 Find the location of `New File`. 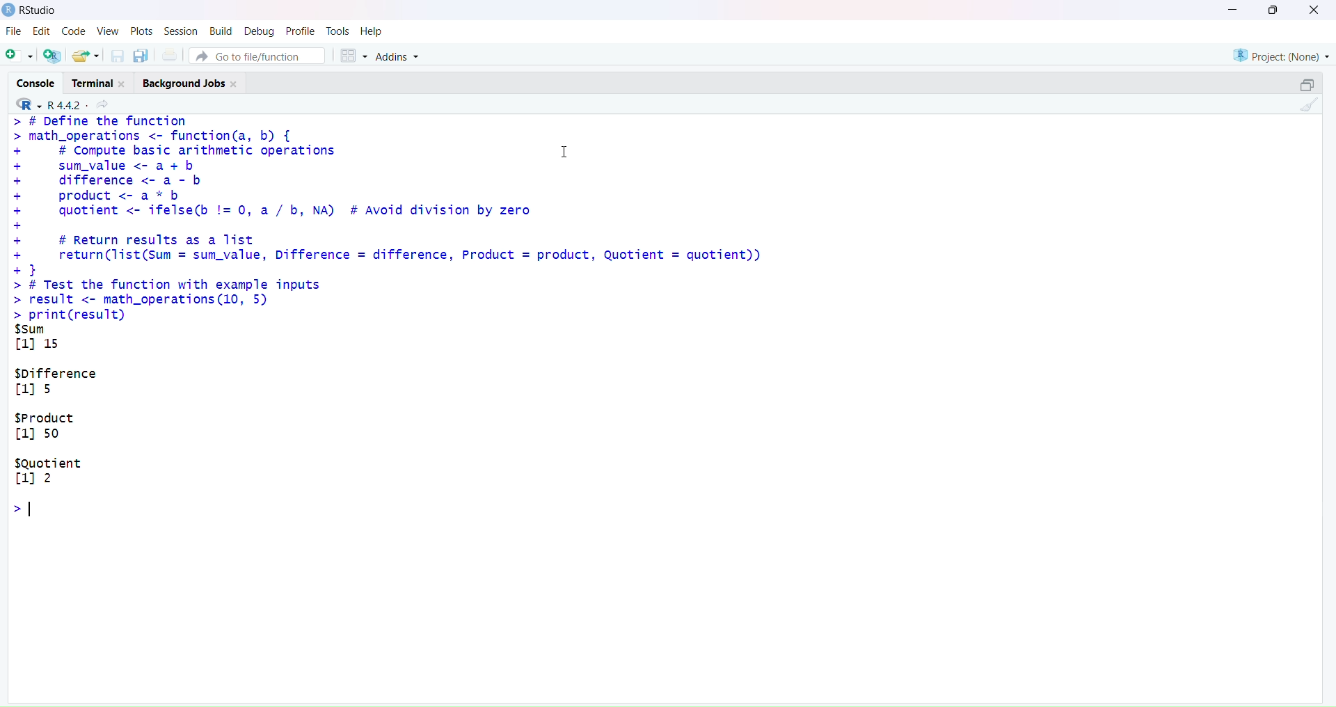

New File is located at coordinates (18, 54).